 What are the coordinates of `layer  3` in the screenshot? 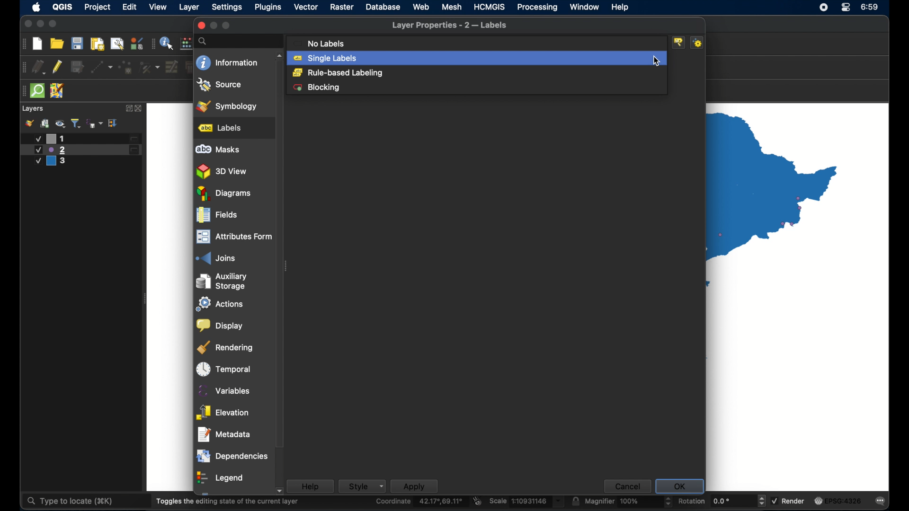 It's located at (55, 162).